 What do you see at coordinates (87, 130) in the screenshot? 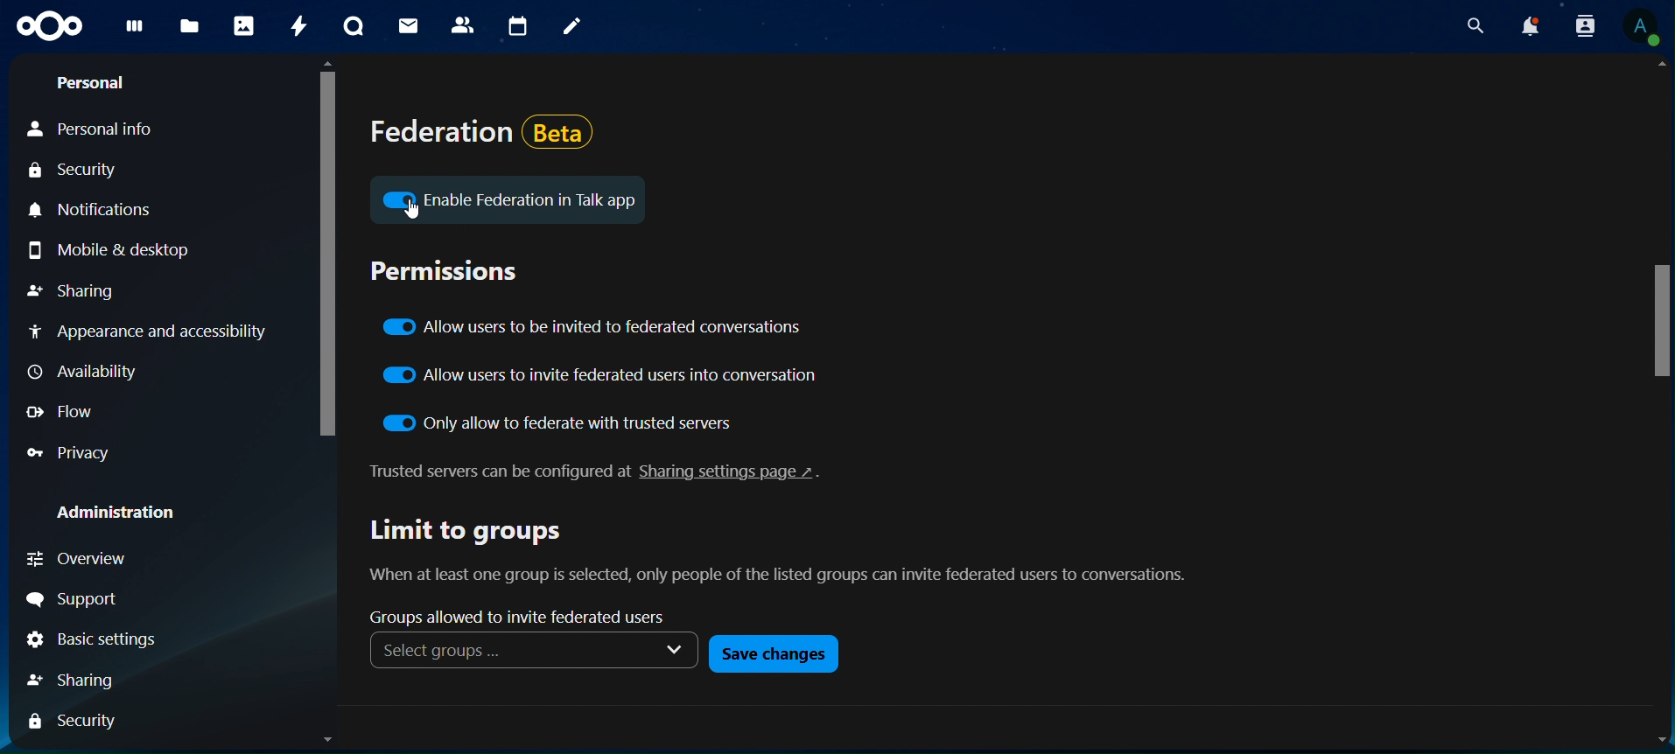
I see `Personal Info` at bounding box center [87, 130].